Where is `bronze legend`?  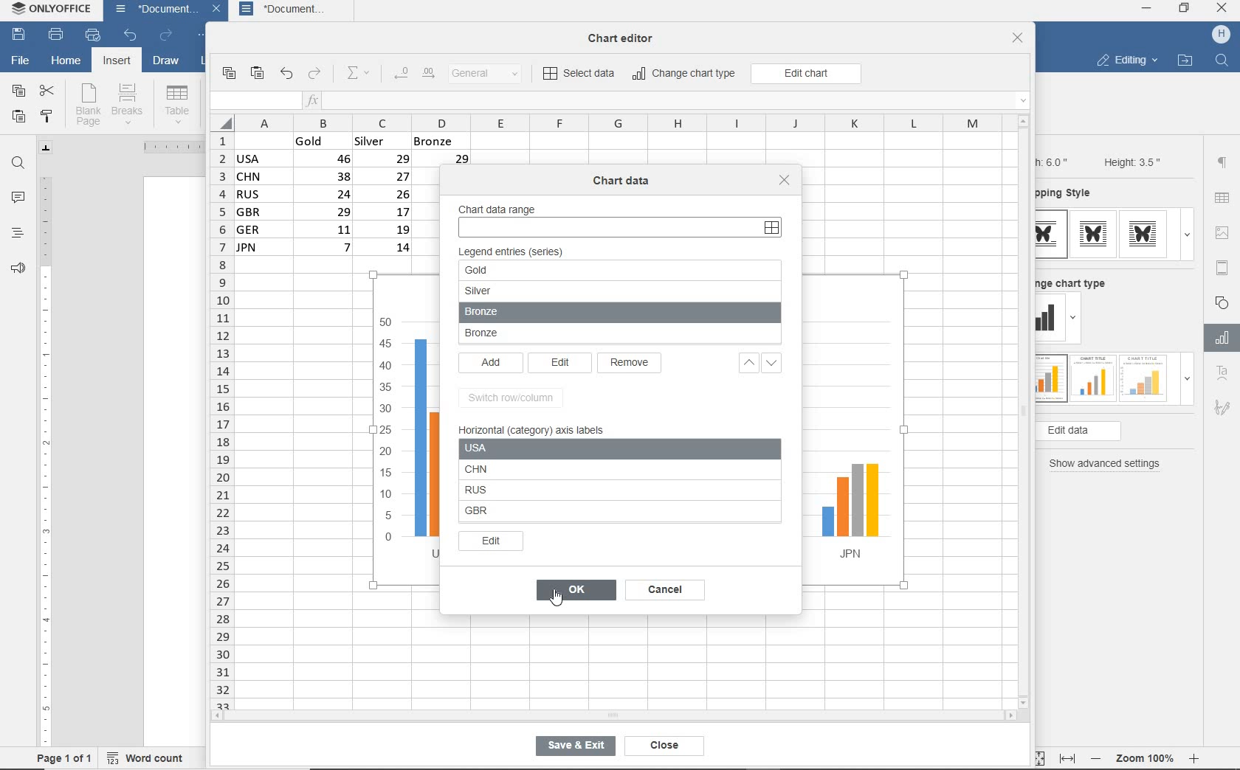
bronze legend is located at coordinates (619, 336).